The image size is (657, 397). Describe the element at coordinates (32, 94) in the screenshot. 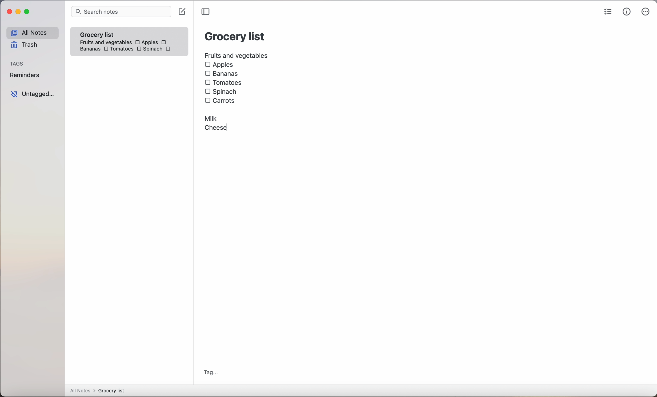

I see `untagged` at that location.